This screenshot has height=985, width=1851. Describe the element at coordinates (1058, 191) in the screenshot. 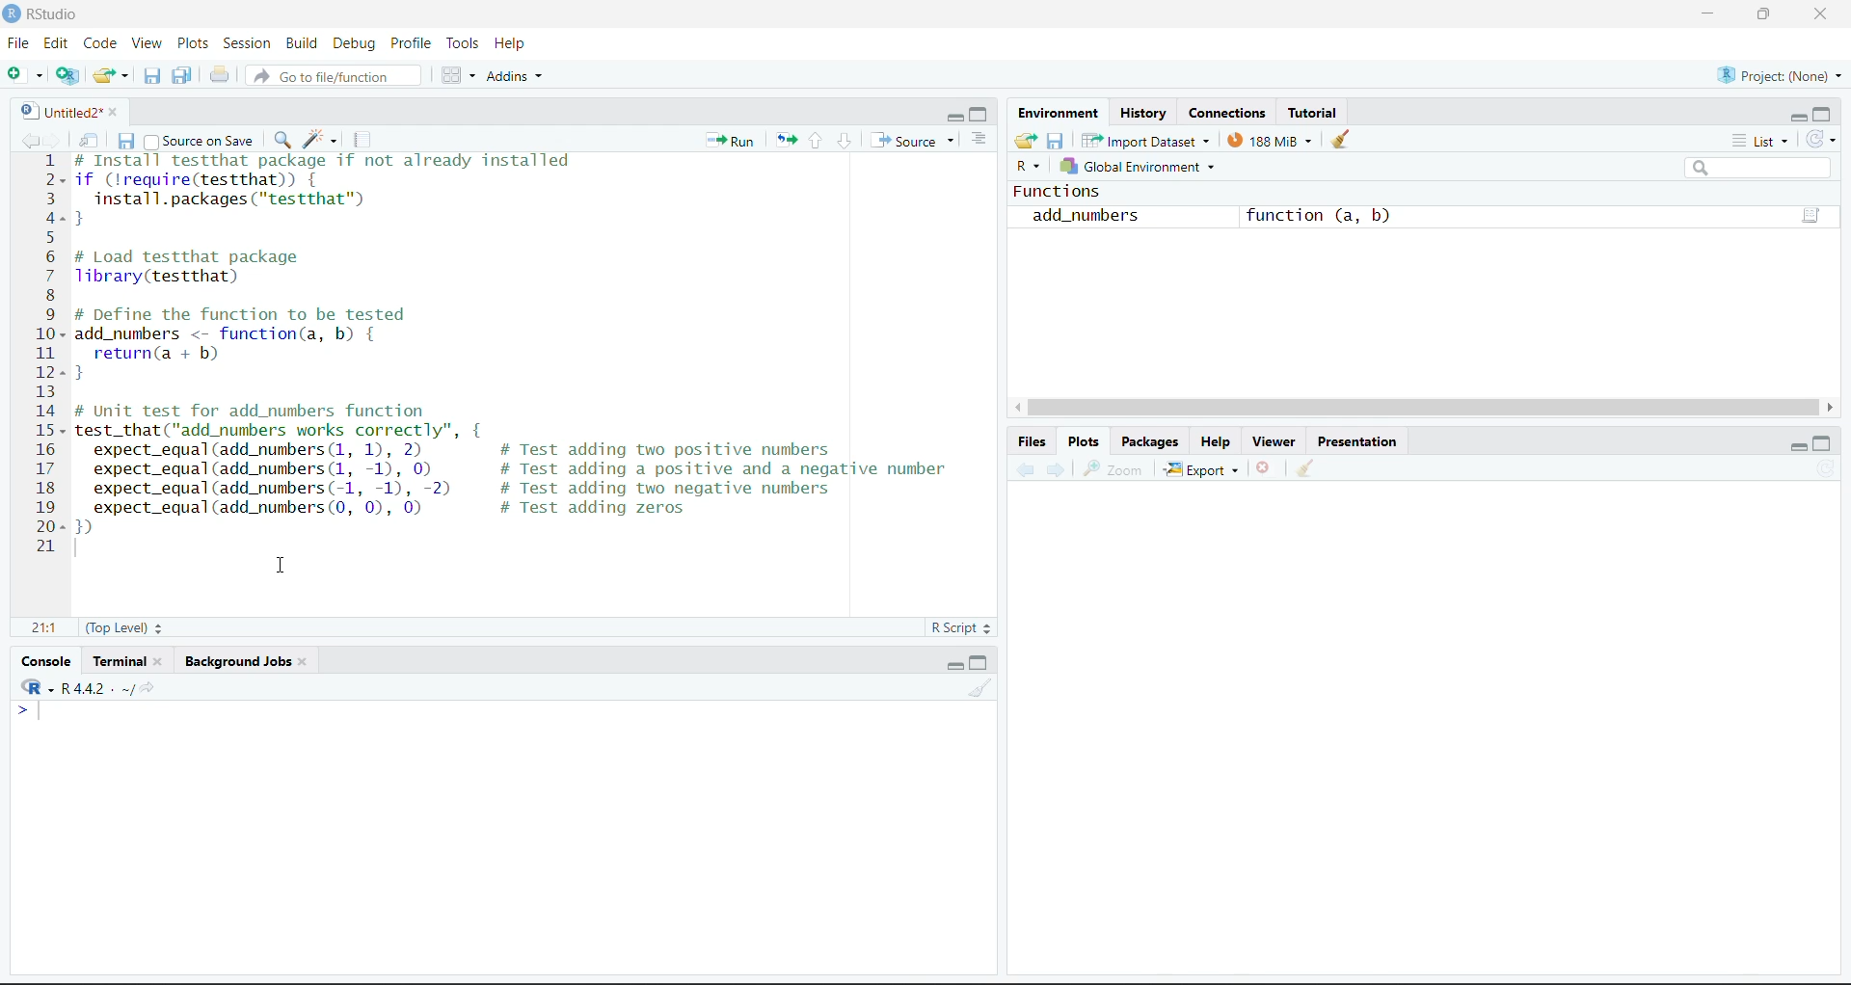

I see `Functions` at that location.